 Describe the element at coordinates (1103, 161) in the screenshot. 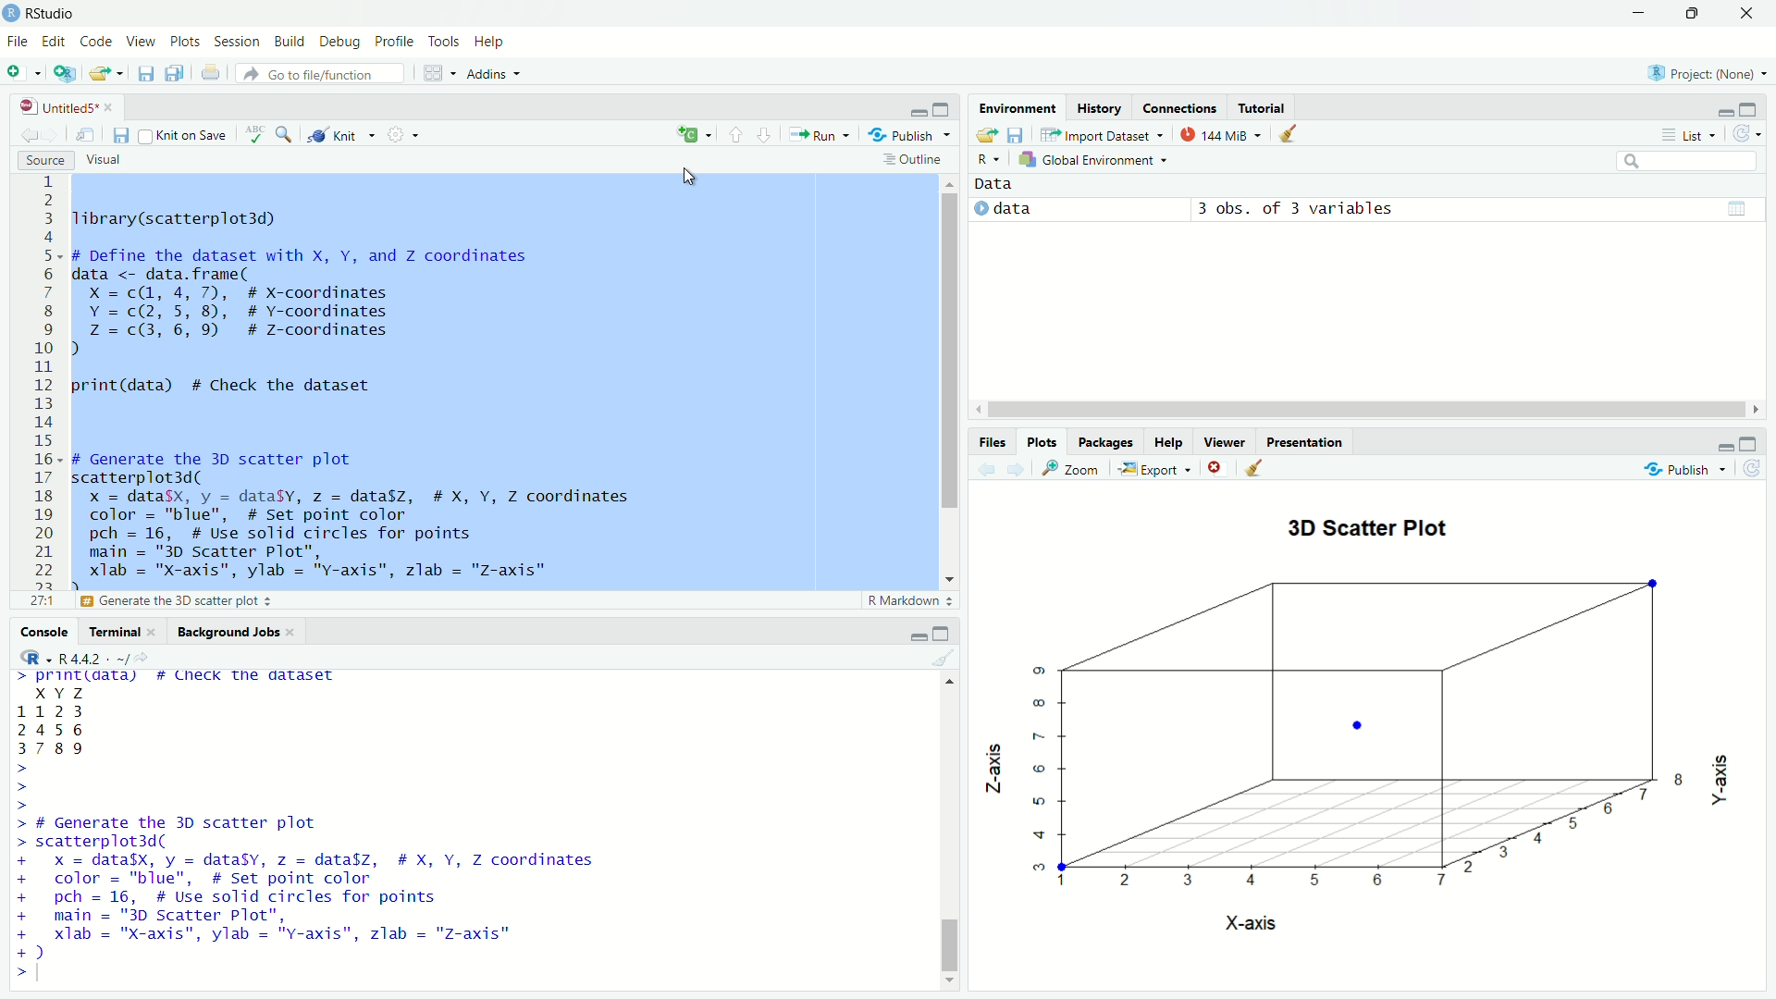

I see `global environment` at that location.